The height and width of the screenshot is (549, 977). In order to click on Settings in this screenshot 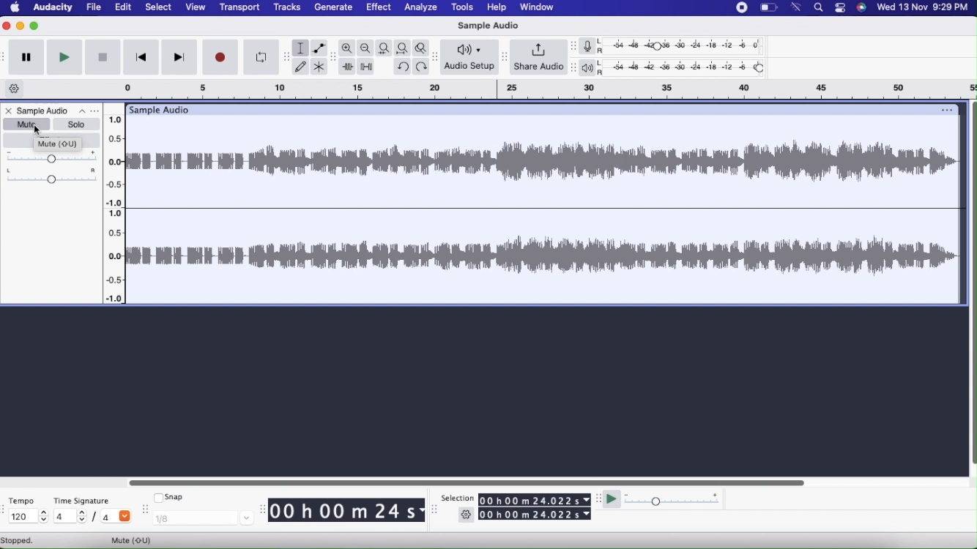, I will do `click(467, 516)`.